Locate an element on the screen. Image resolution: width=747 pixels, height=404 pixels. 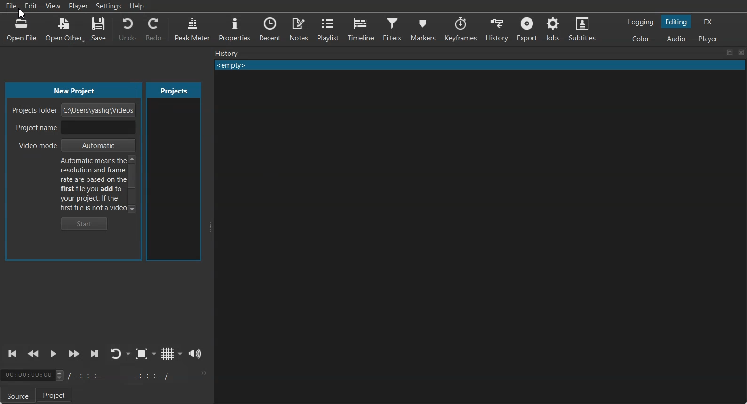
scroll down is located at coordinates (132, 208).